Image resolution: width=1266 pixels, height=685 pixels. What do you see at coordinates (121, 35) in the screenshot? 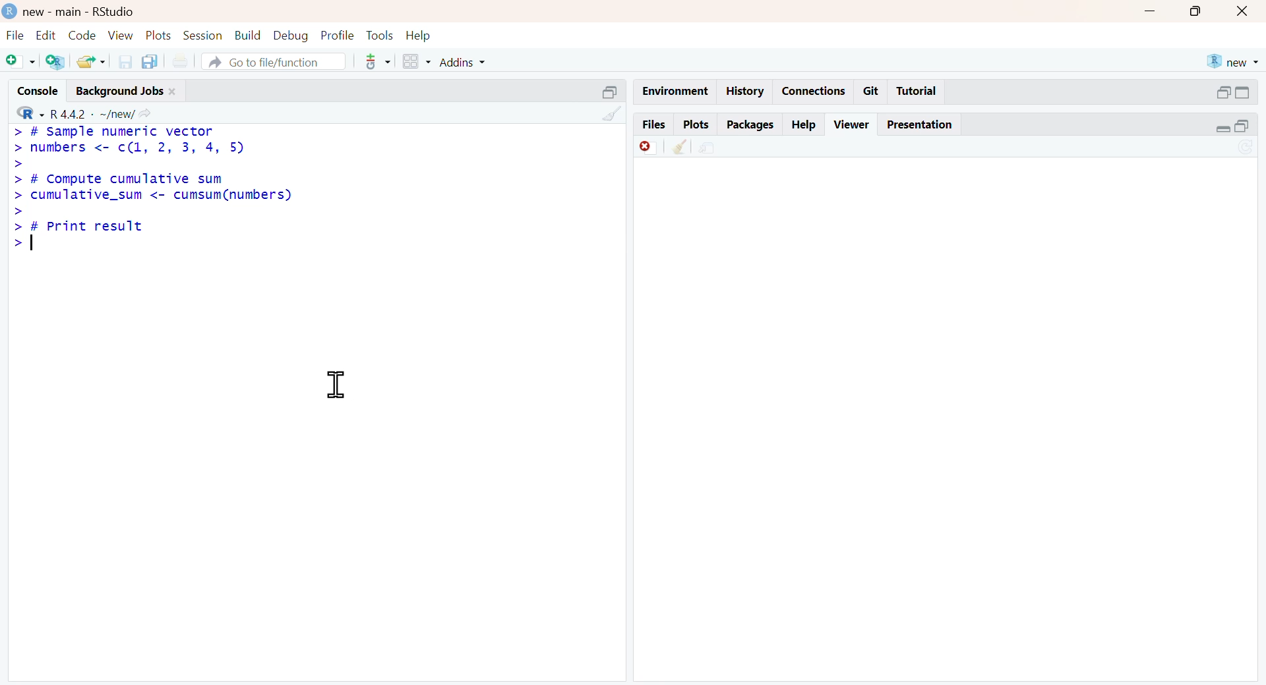
I see `view` at bounding box center [121, 35].